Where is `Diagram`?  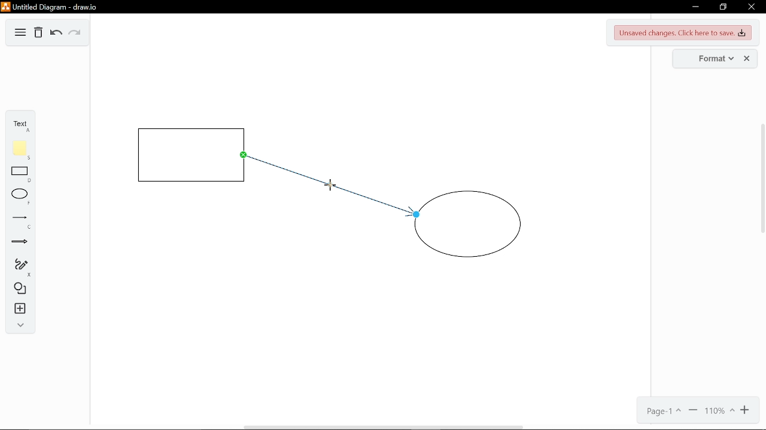 Diagram is located at coordinates (19, 33).